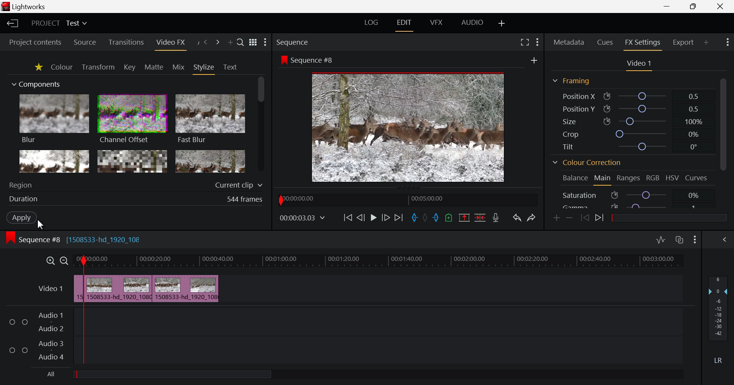  What do you see at coordinates (65, 261) in the screenshot?
I see `Timeline Zoom Out` at bounding box center [65, 261].